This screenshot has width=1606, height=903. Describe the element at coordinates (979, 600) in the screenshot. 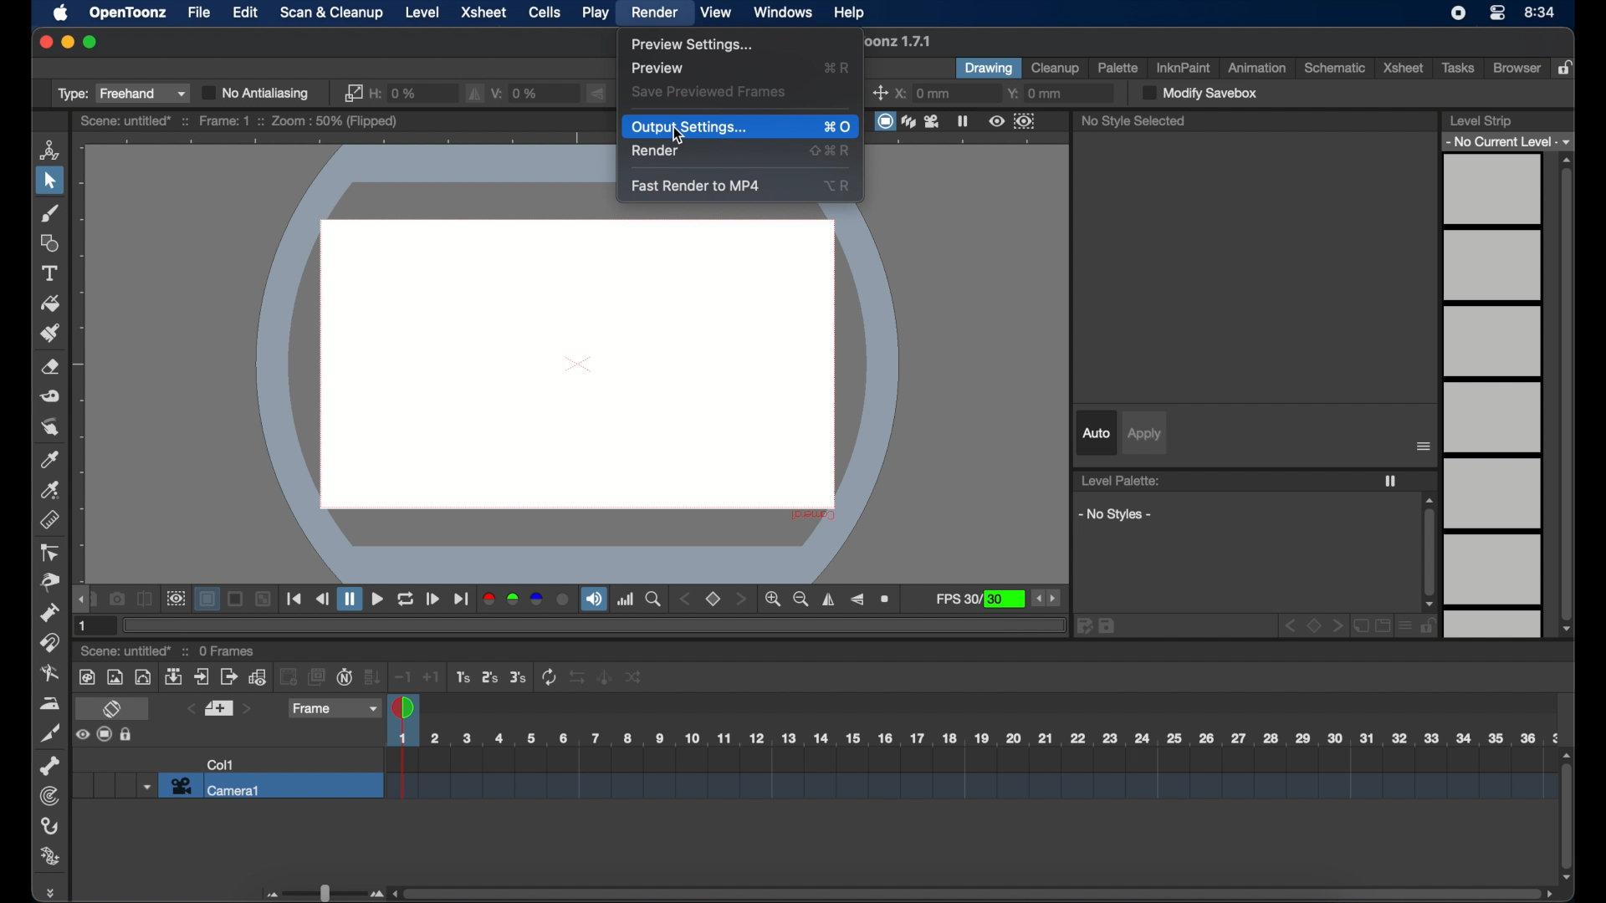

I see `fps` at that location.